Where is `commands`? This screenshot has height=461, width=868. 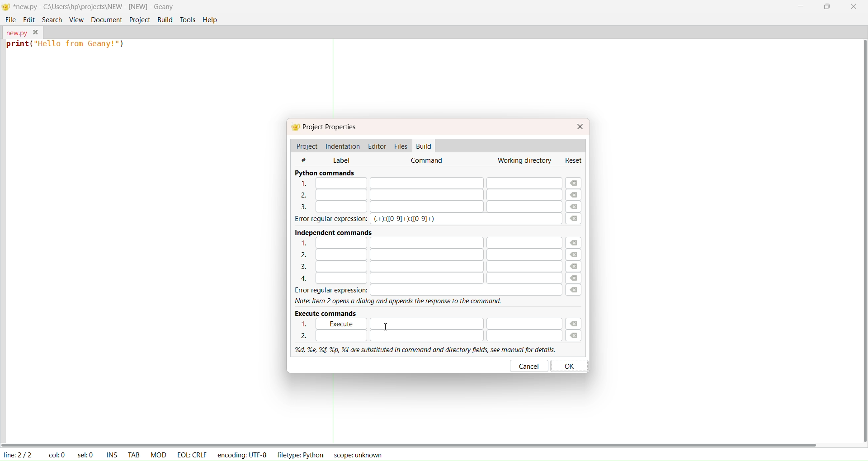 commands is located at coordinates (429, 161).